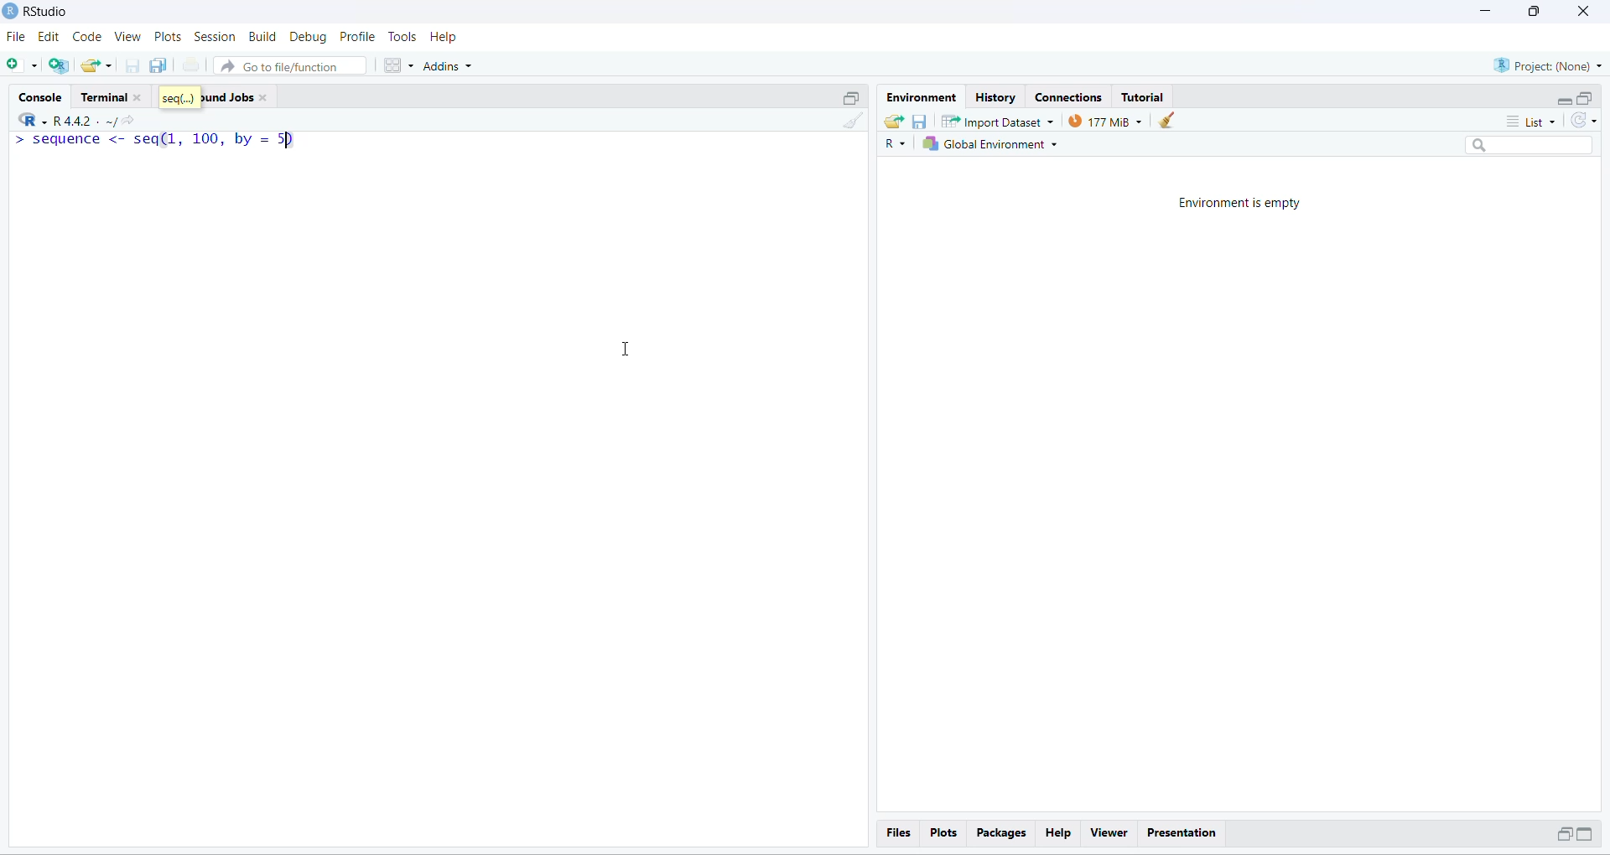 This screenshot has height=855, width=1610. What do you see at coordinates (130, 122) in the screenshot?
I see `share icon` at bounding box center [130, 122].